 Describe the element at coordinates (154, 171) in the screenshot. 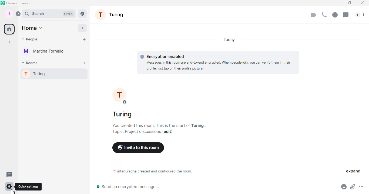

I see `Room information` at that location.